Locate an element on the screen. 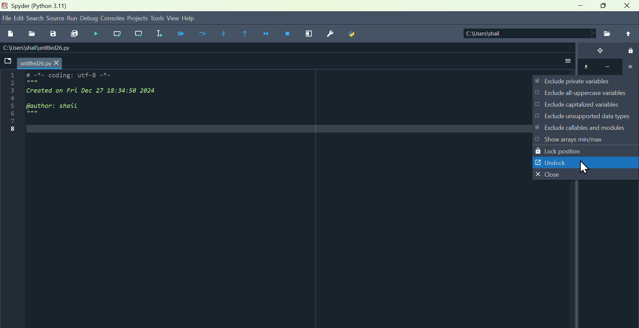  Debug is located at coordinates (95, 34).